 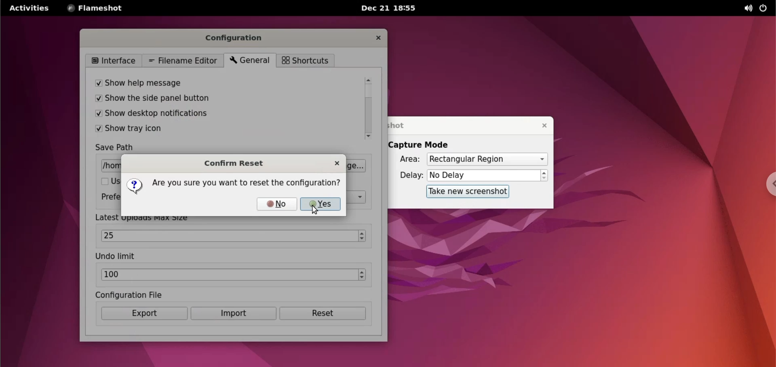 What do you see at coordinates (746, 8) in the screenshot?
I see `sound options` at bounding box center [746, 8].